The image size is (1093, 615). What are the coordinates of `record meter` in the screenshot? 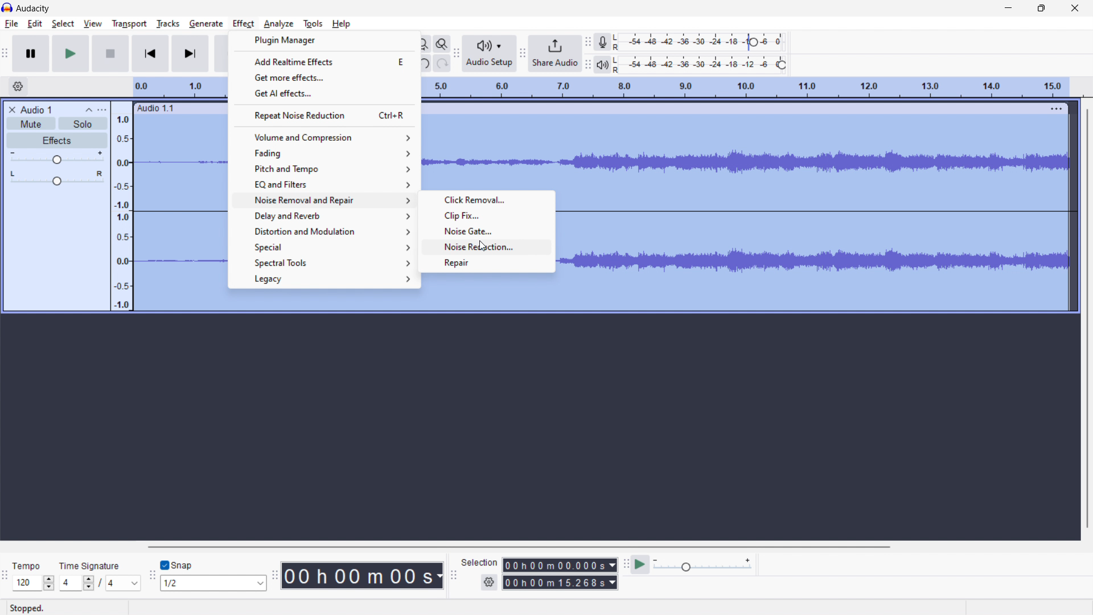 It's located at (702, 42).